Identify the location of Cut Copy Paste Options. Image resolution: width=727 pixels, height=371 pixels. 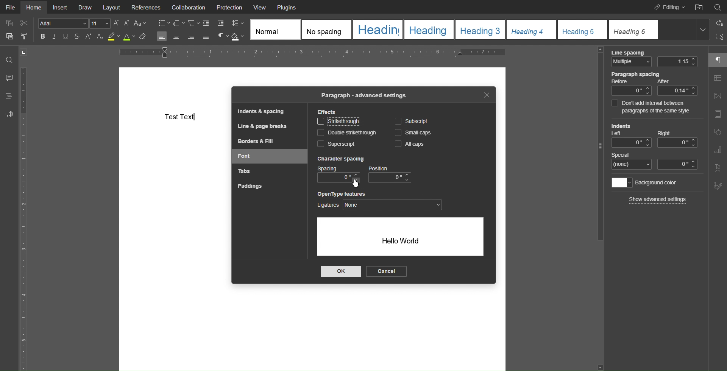
(17, 31).